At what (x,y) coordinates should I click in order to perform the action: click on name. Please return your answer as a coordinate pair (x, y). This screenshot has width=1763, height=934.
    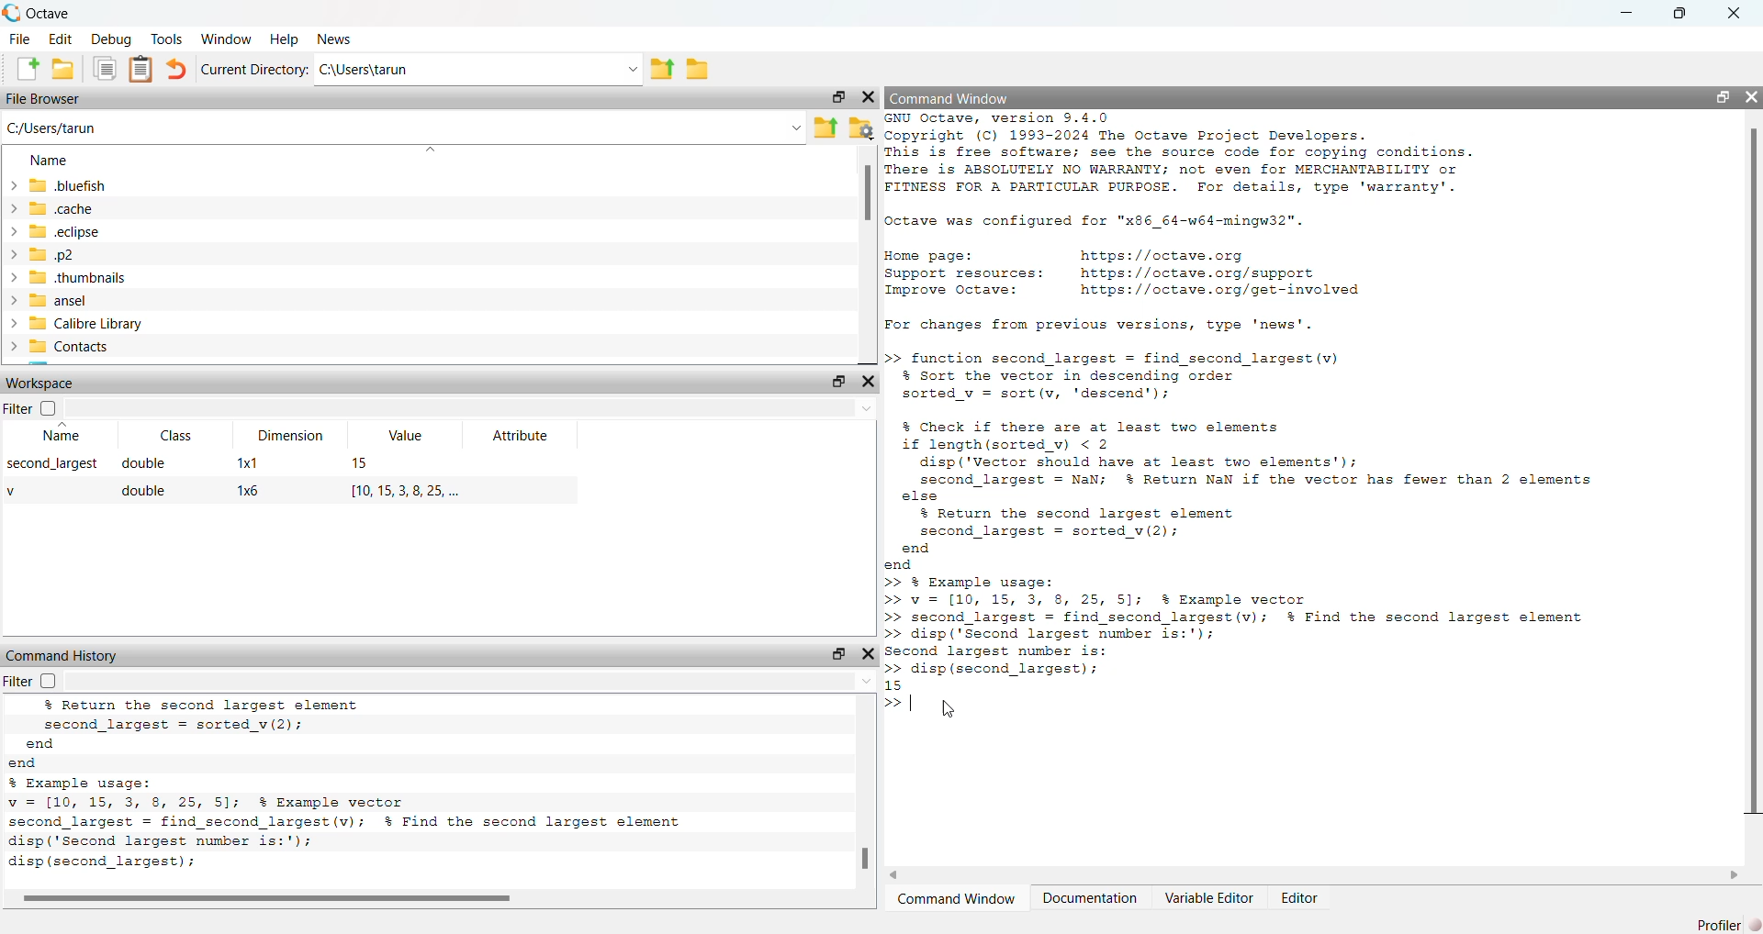
    Looking at the image, I should click on (46, 159).